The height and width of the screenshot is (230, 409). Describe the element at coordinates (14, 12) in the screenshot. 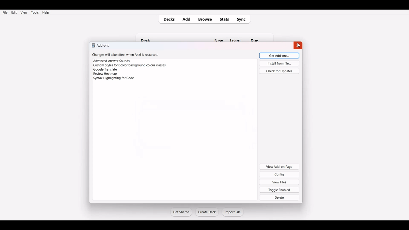

I see `Edit` at that location.